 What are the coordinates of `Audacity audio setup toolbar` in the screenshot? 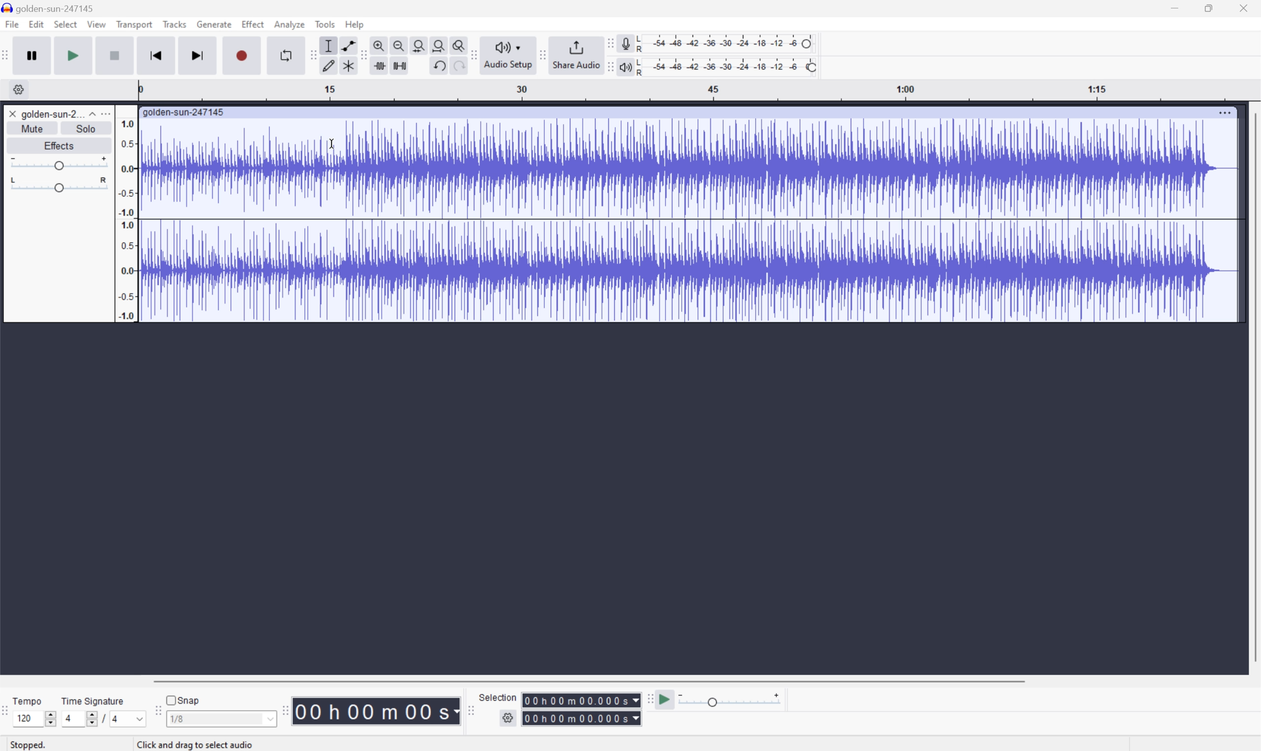 It's located at (473, 55).